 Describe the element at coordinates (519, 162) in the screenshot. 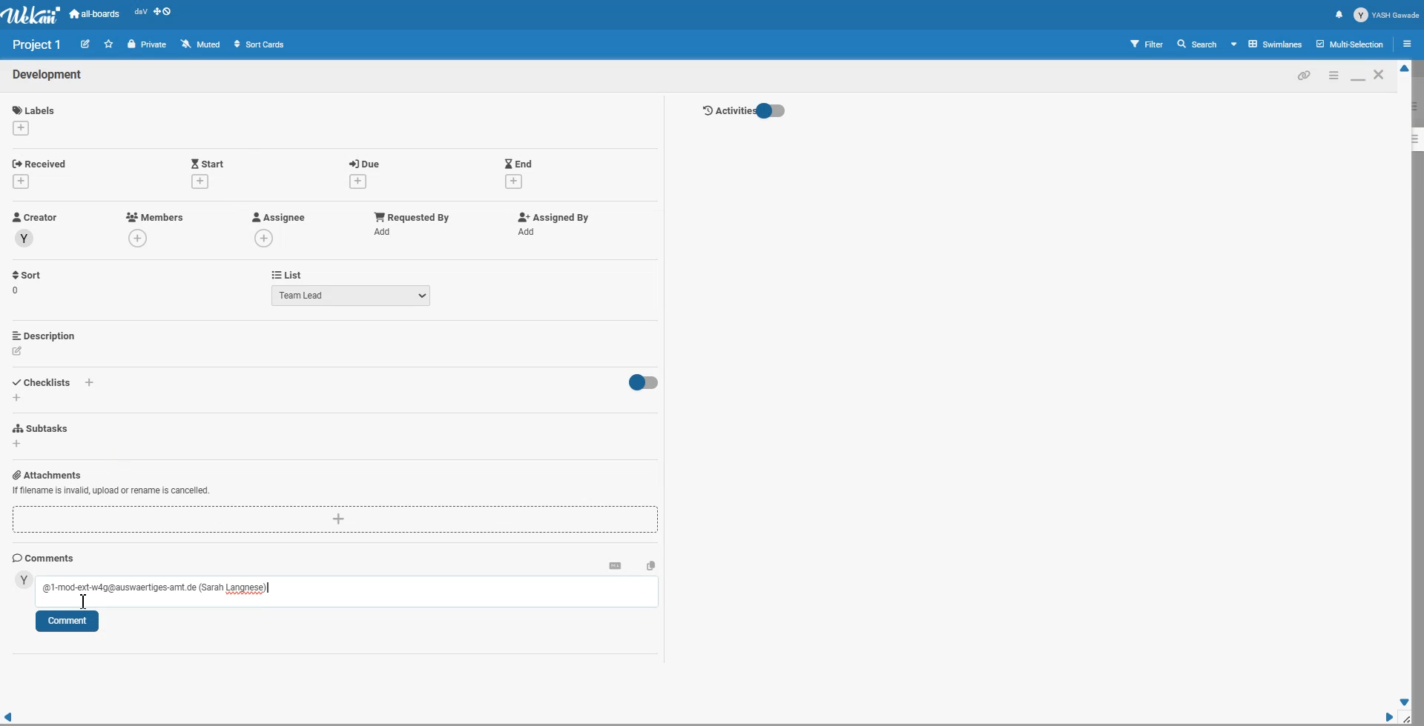

I see `Add End Date` at that location.